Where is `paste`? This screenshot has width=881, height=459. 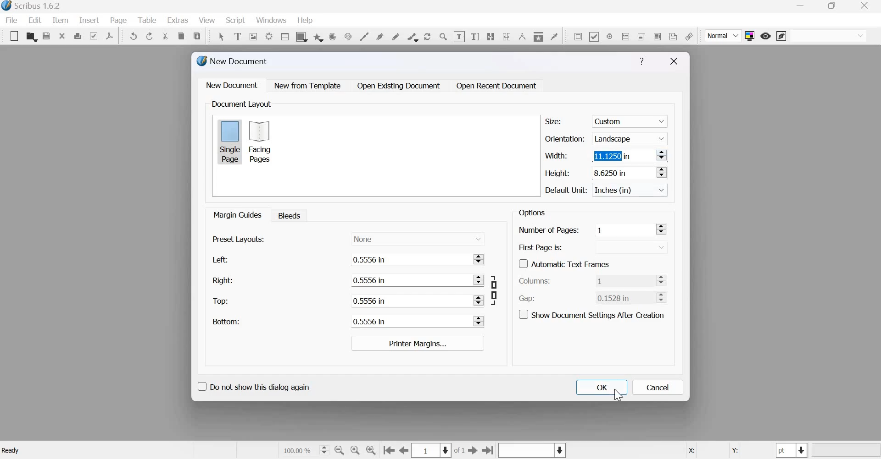 paste is located at coordinates (198, 35).